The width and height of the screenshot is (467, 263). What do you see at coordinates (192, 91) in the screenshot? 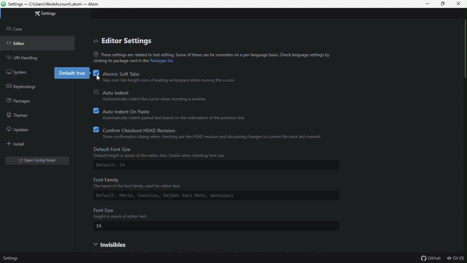
I see `Auto indent ` at bounding box center [192, 91].